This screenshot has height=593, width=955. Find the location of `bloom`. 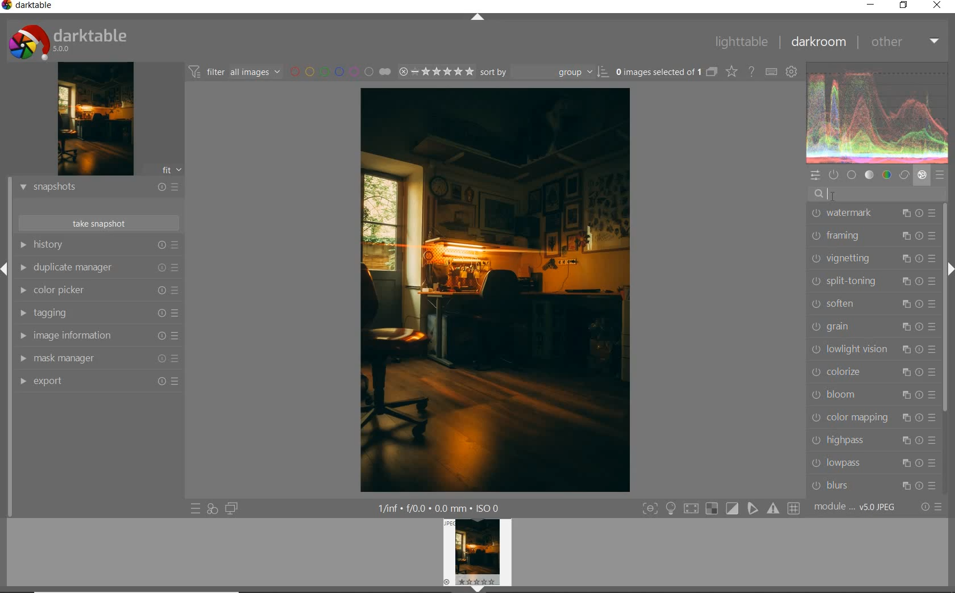

bloom is located at coordinates (871, 394).